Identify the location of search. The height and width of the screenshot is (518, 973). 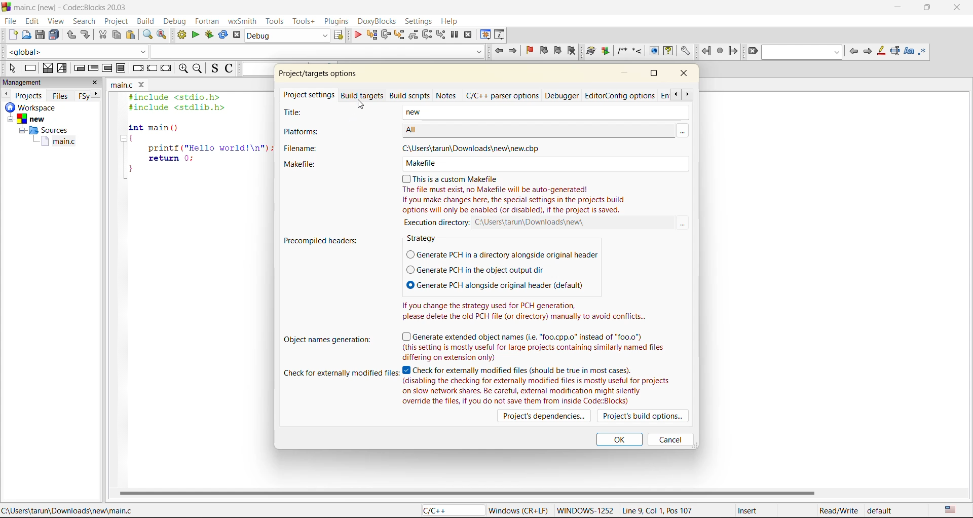
(802, 53).